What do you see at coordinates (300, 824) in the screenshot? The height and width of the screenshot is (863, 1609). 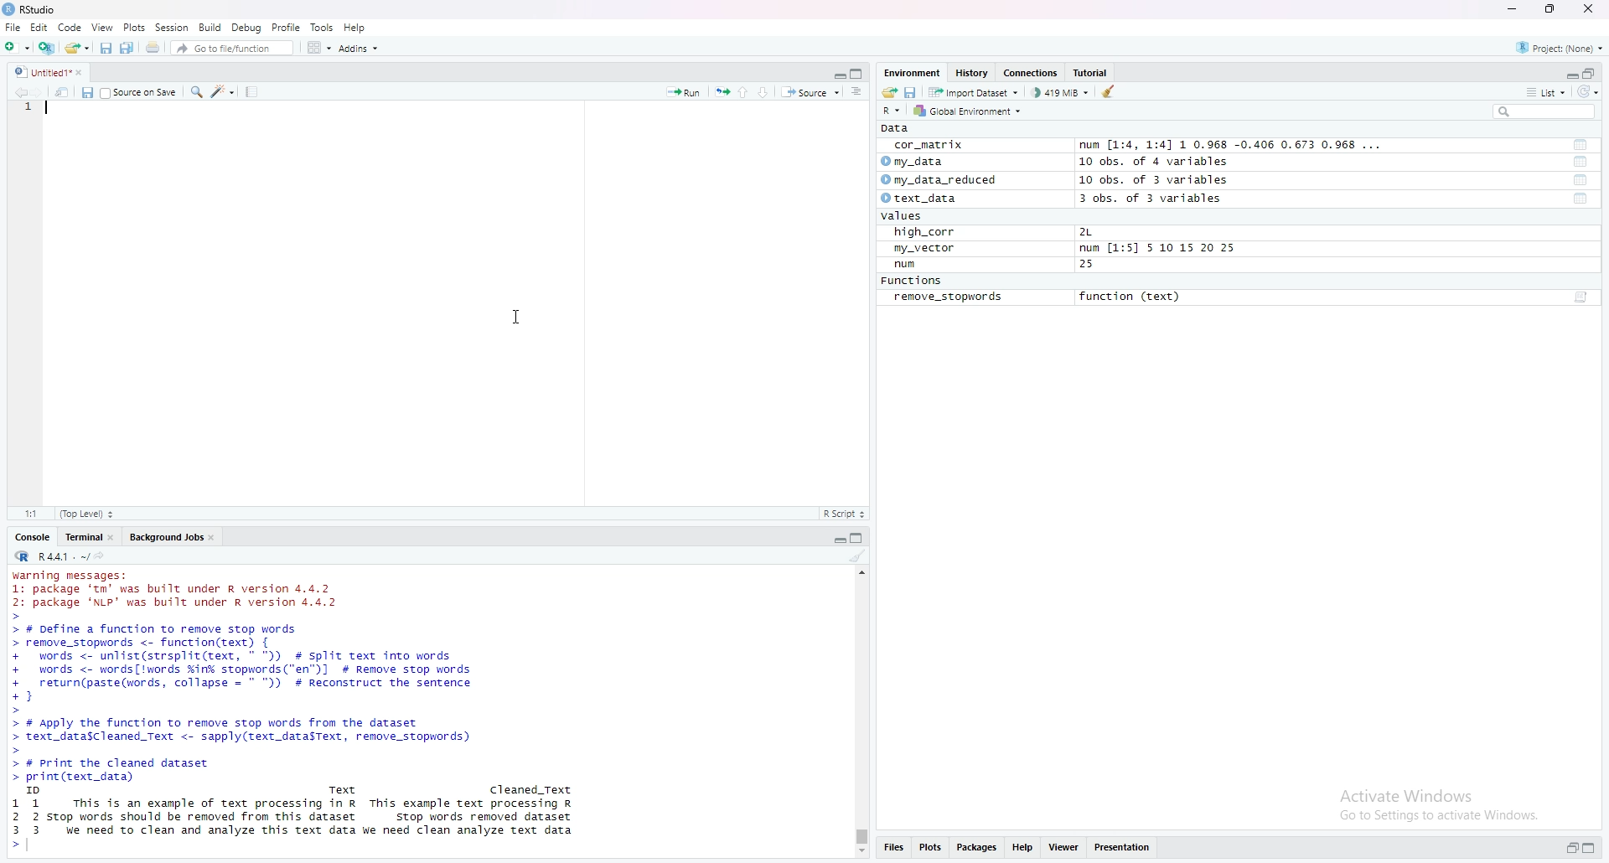 I see `1 1 This is an example of text processing in R This example text processing R
2 2 stop words should be removed from this dataset Stop words removed dataset
3 3 we need to clean and analyze this text data We need clean analyze text data` at bounding box center [300, 824].